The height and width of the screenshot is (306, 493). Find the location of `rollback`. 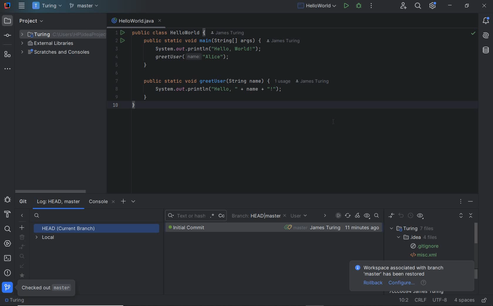

rollback is located at coordinates (374, 283).